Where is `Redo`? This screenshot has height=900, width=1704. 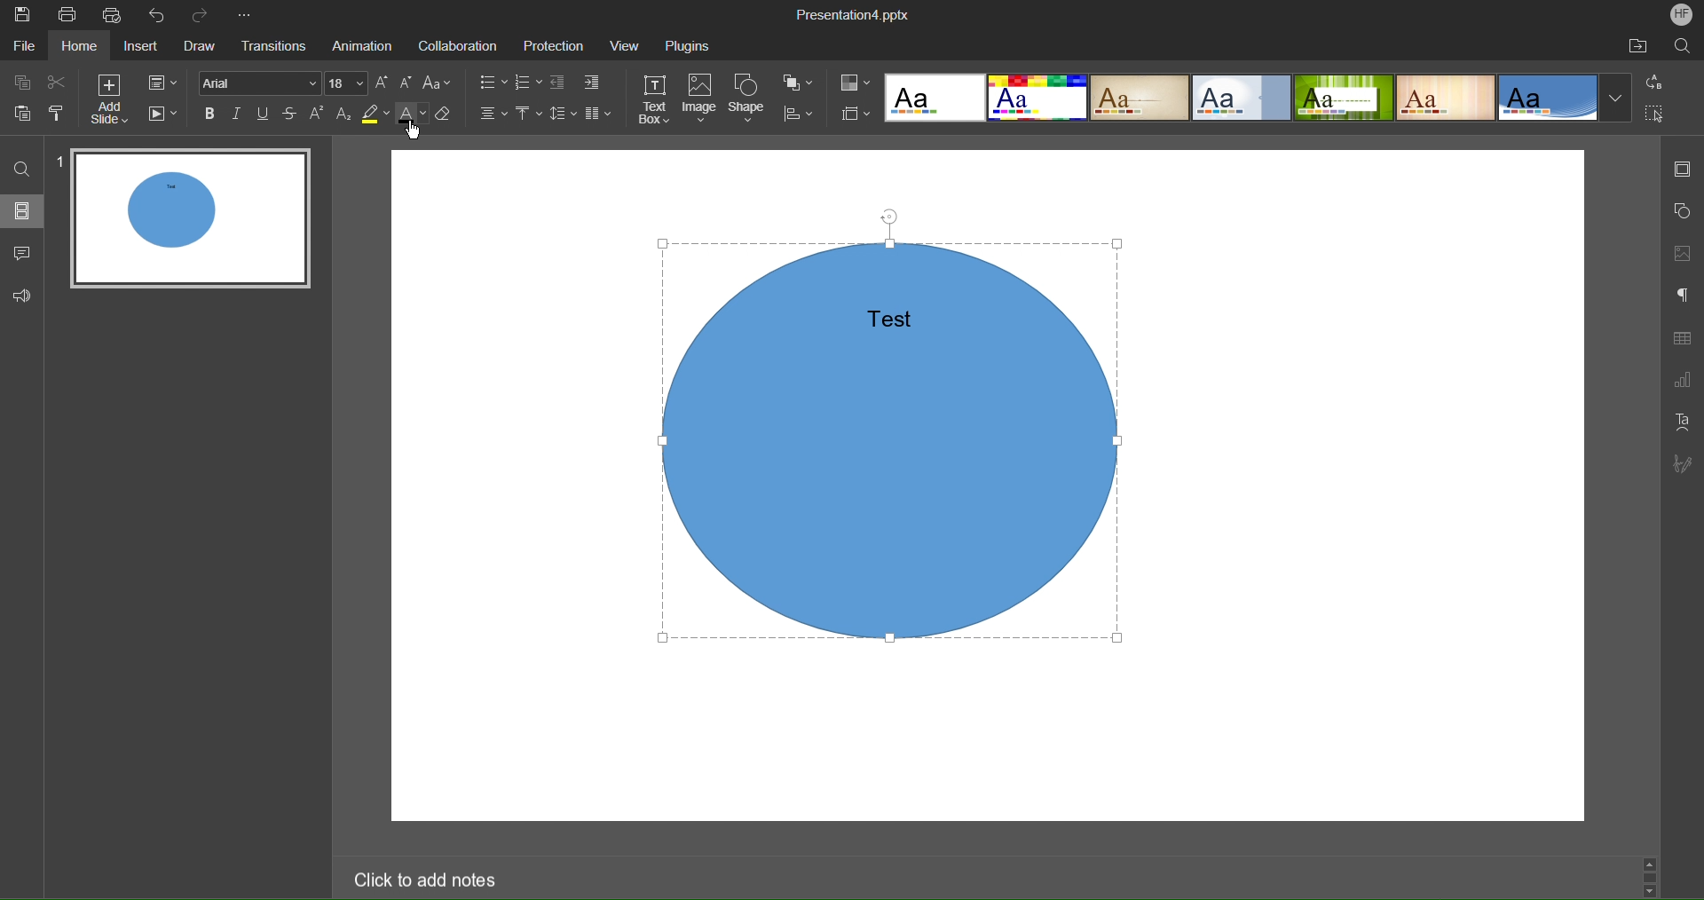
Redo is located at coordinates (205, 15).